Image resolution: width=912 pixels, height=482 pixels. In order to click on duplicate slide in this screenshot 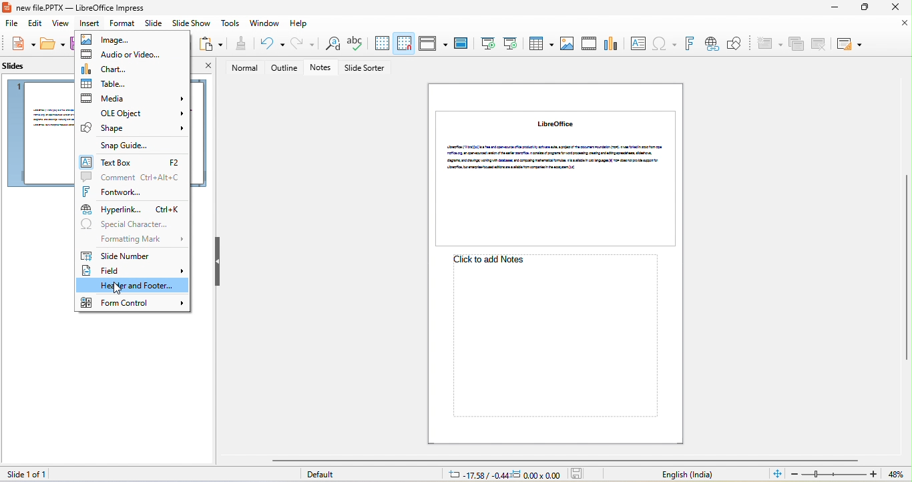, I will do `click(796, 45)`.